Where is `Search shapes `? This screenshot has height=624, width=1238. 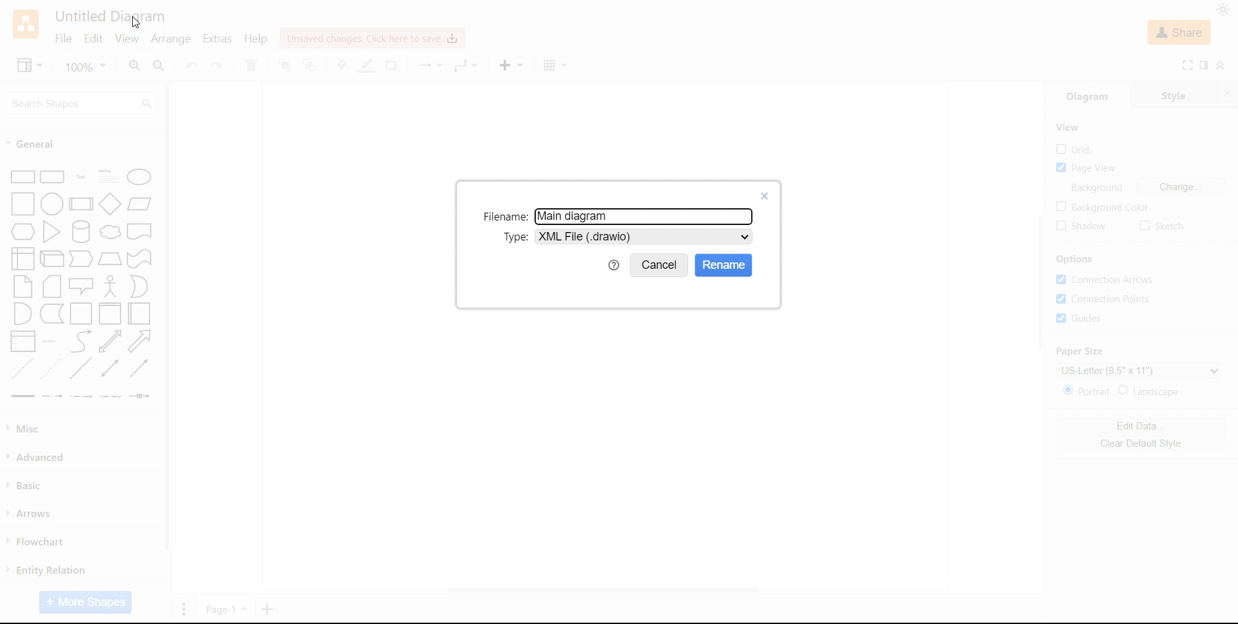 Search shapes  is located at coordinates (83, 102).